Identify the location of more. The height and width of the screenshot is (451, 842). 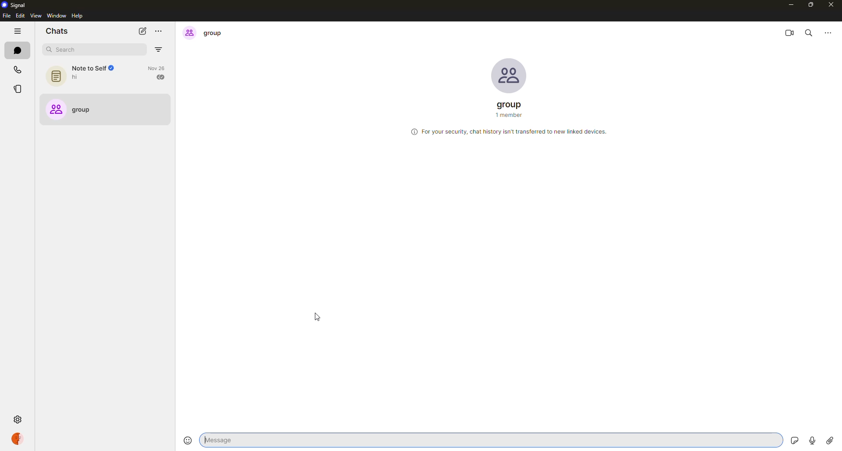
(159, 31).